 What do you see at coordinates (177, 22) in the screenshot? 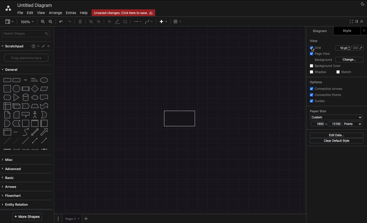
I see `Table` at bounding box center [177, 22].